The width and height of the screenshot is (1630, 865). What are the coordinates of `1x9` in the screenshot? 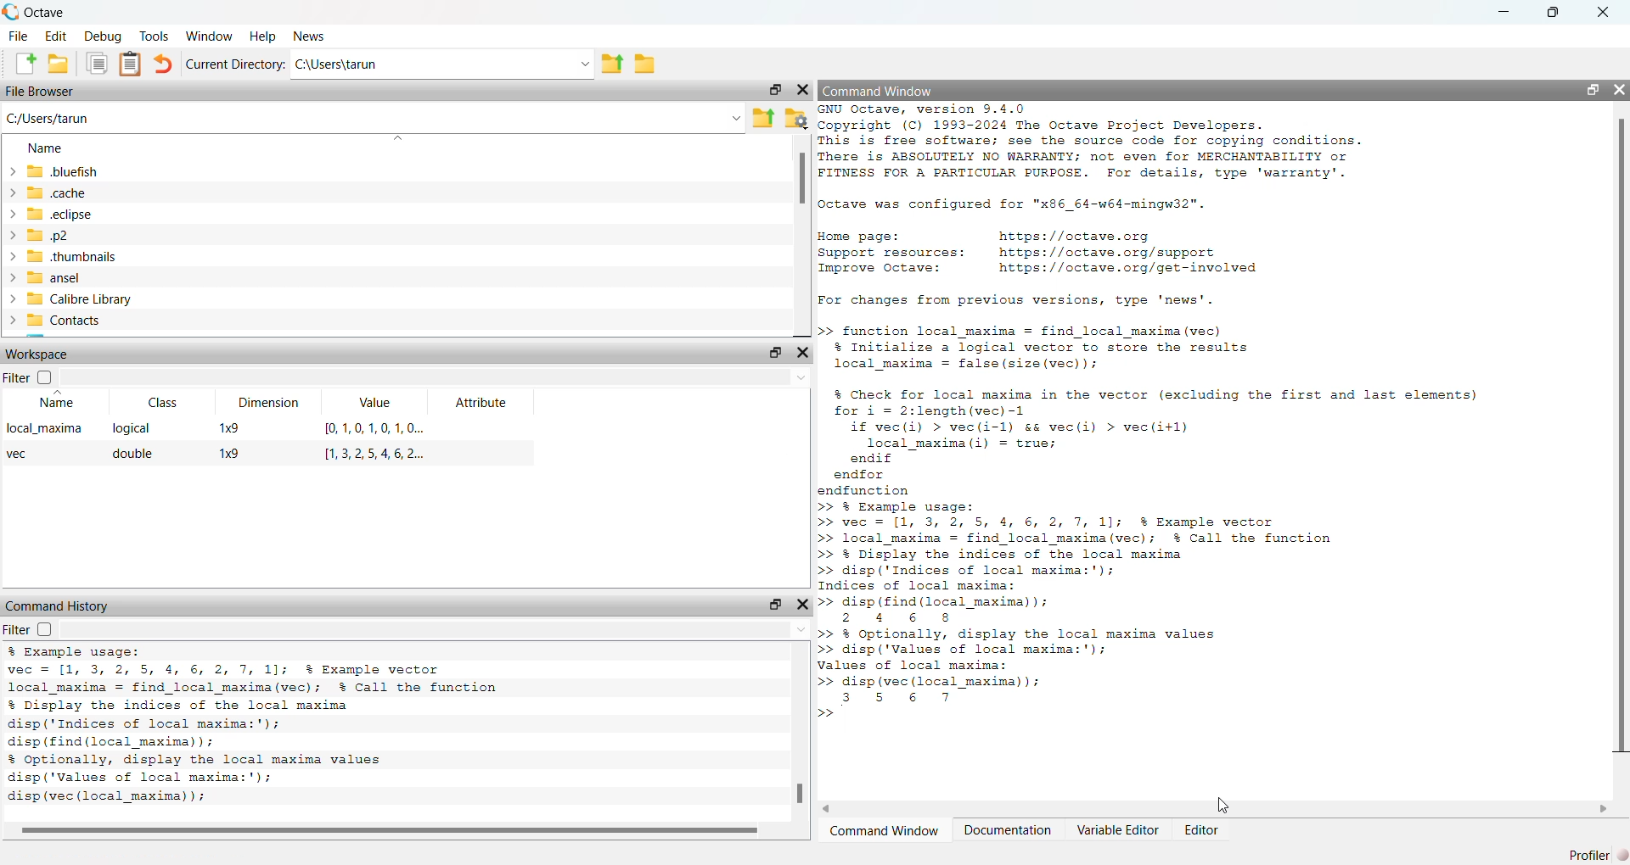 It's located at (228, 428).